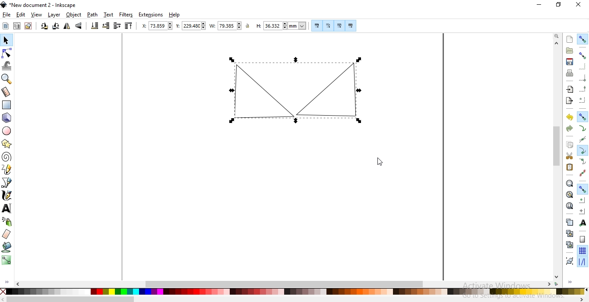 The height and width of the screenshot is (302, 589). I want to click on object image, so click(295, 92).